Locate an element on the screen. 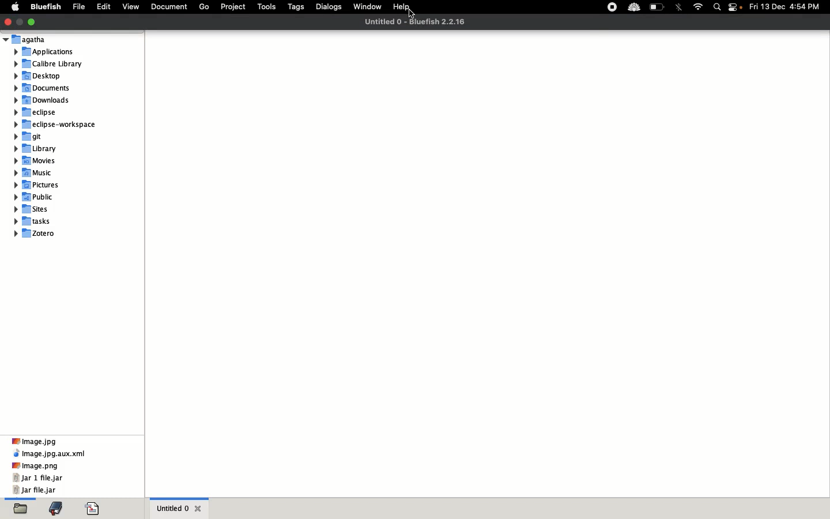  eclipse workspace is located at coordinates (52, 125).